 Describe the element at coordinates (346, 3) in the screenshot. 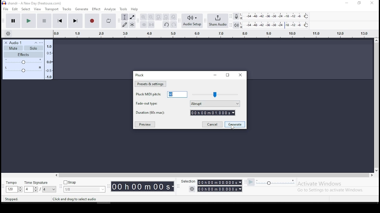

I see `minimize` at that location.